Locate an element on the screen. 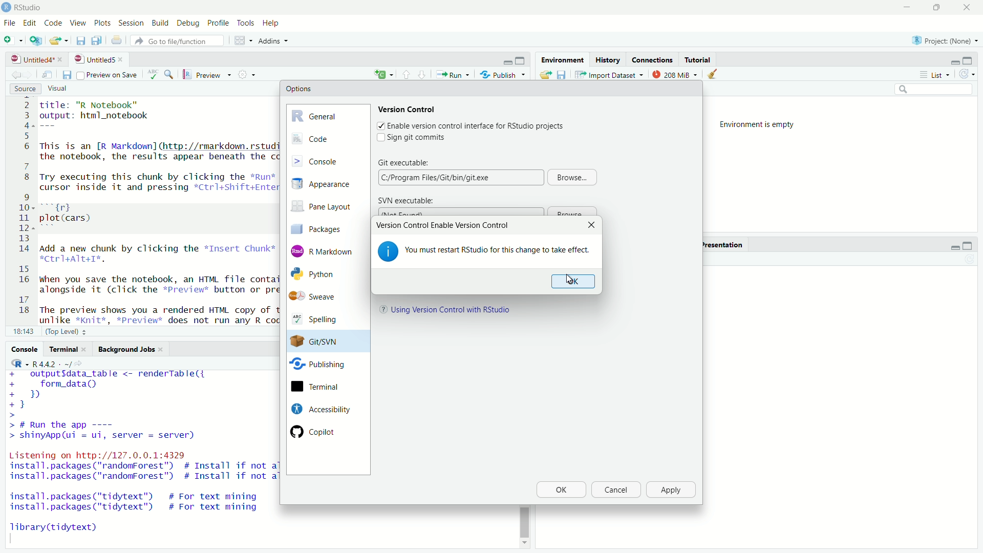 The height and width of the screenshot is (553, 983). New File is located at coordinates (14, 39).